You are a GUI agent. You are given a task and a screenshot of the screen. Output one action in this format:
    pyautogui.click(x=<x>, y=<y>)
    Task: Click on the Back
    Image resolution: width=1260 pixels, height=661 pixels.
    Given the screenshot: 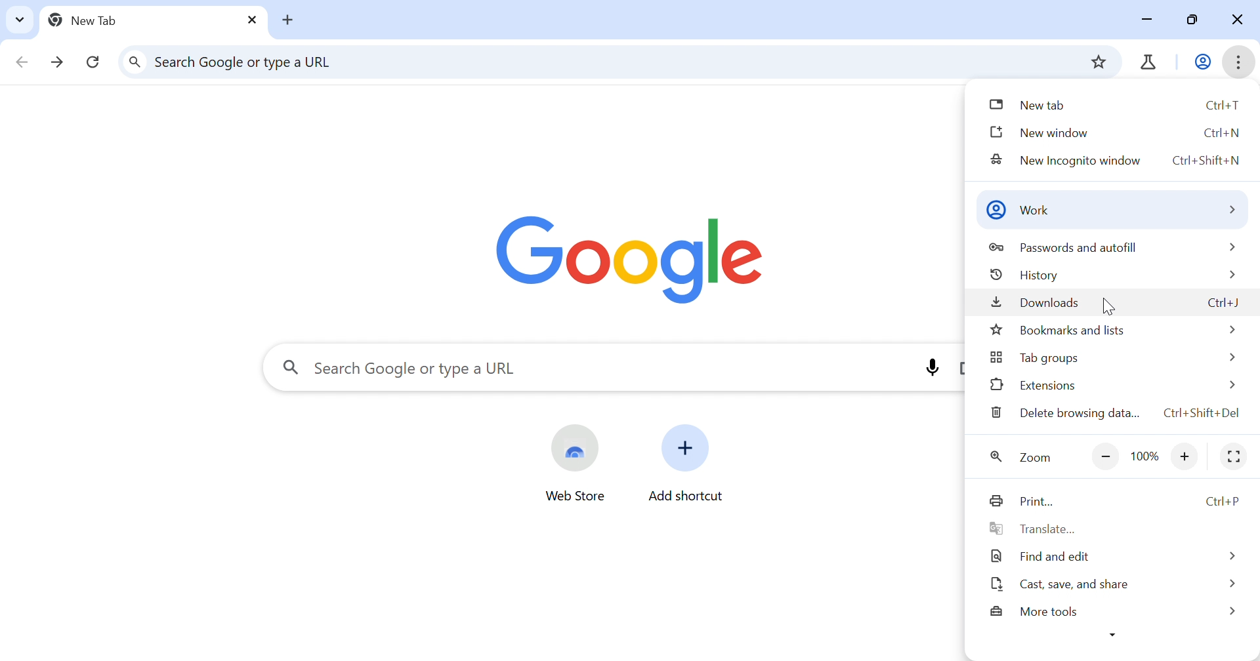 What is the action you would take?
    pyautogui.click(x=22, y=65)
    